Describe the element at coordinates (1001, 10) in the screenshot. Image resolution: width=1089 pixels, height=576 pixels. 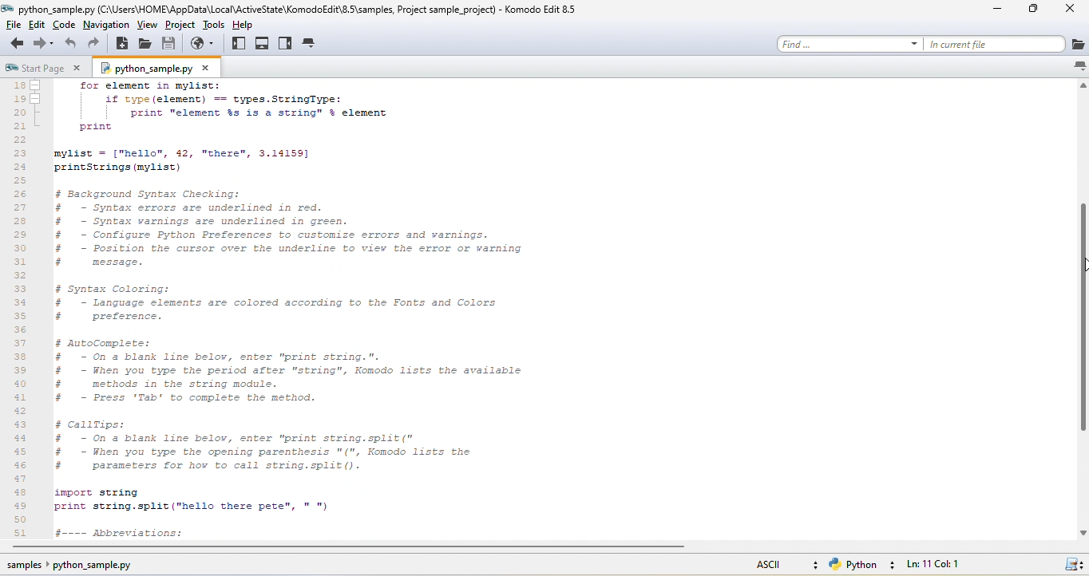
I see `minimize` at that location.